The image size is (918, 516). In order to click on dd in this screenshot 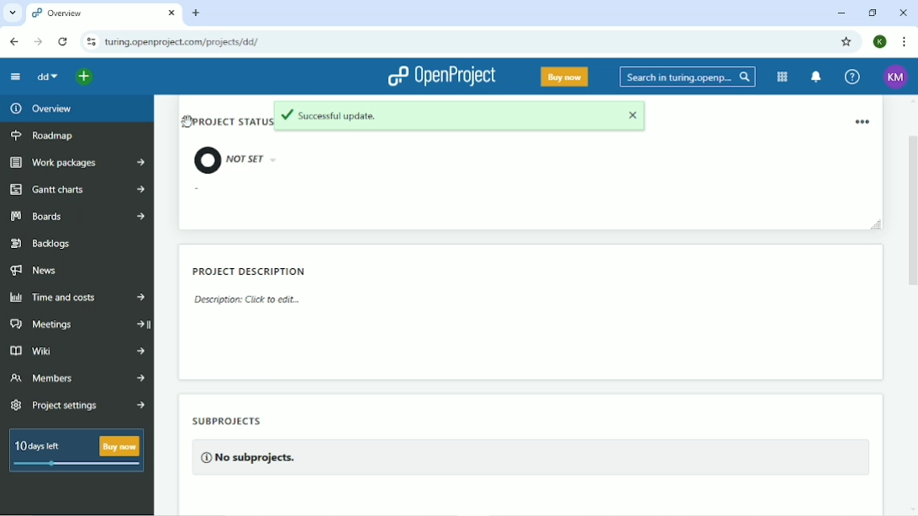, I will do `click(47, 77)`.